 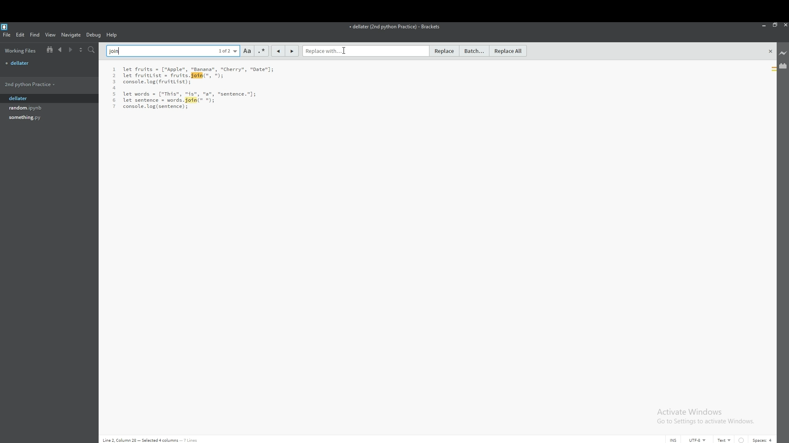 I want to click on folder, so click(x=37, y=84).